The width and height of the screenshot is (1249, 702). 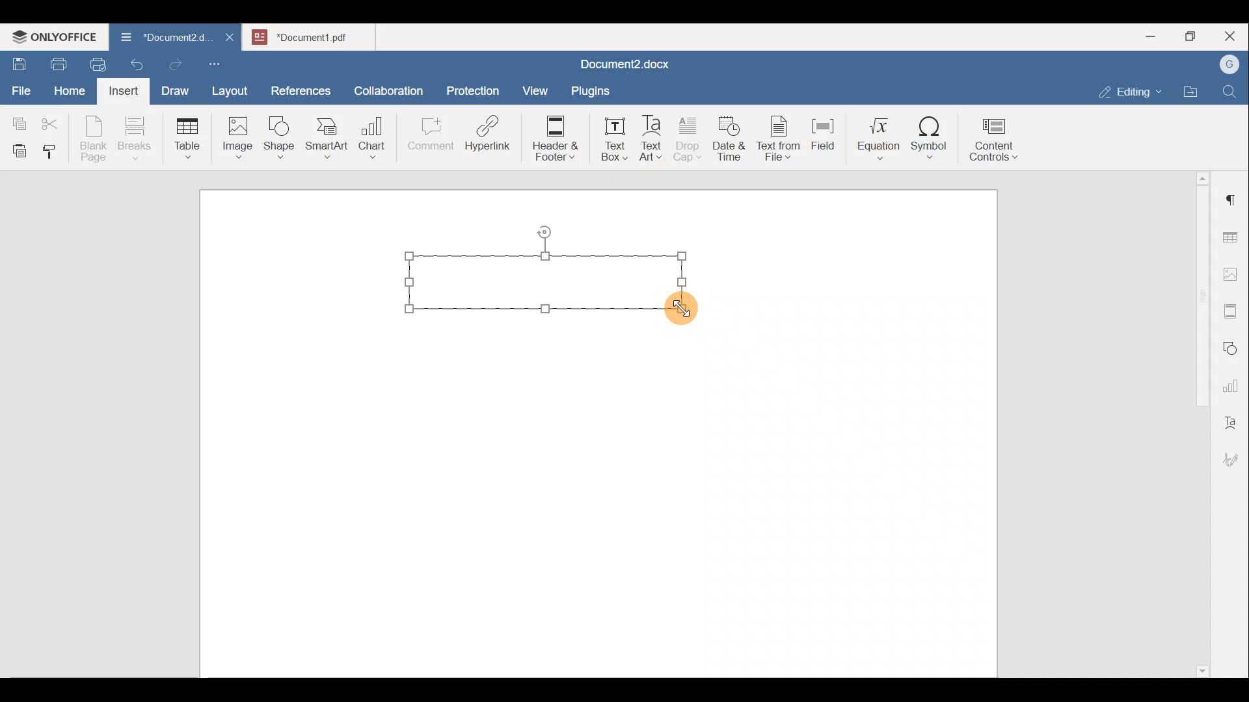 I want to click on View, so click(x=536, y=86).